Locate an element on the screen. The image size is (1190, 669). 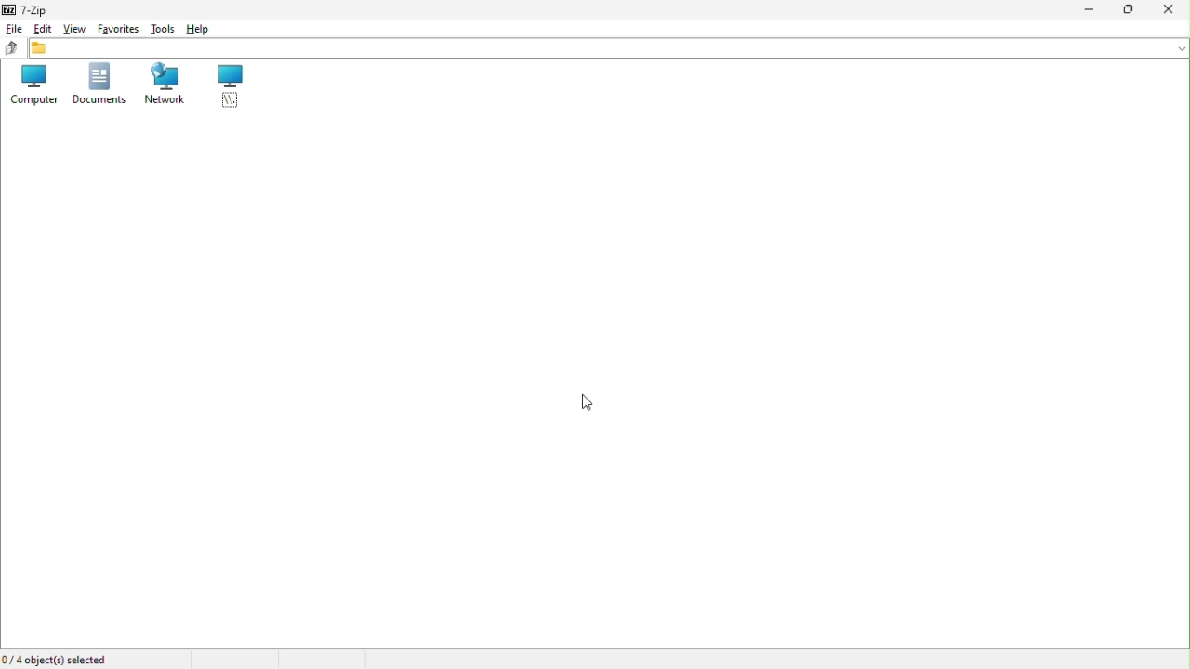
Edit is located at coordinates (42, 29).